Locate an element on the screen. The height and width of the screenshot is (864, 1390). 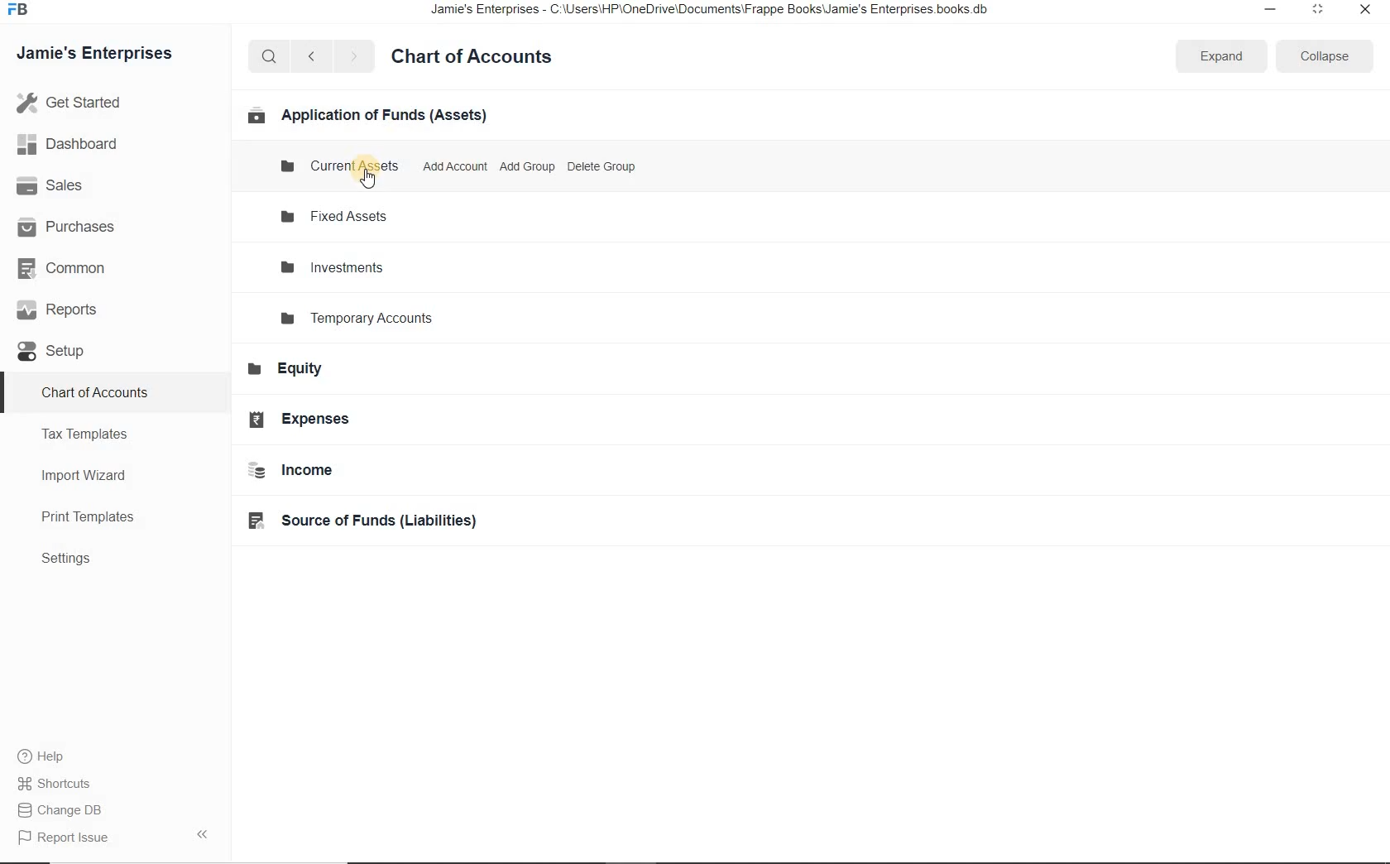
Help is located at coordinates (50, 758).